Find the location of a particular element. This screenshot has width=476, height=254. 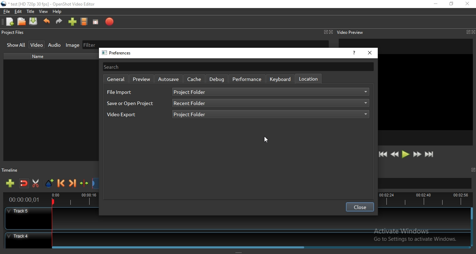

Openshot Desktop icon is located at coordinates (4, 4).